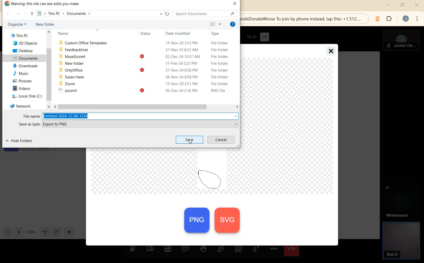 Image resolution: width=424 pixels, height=263 pixels. I want to click on extensions, so click(389, 20).